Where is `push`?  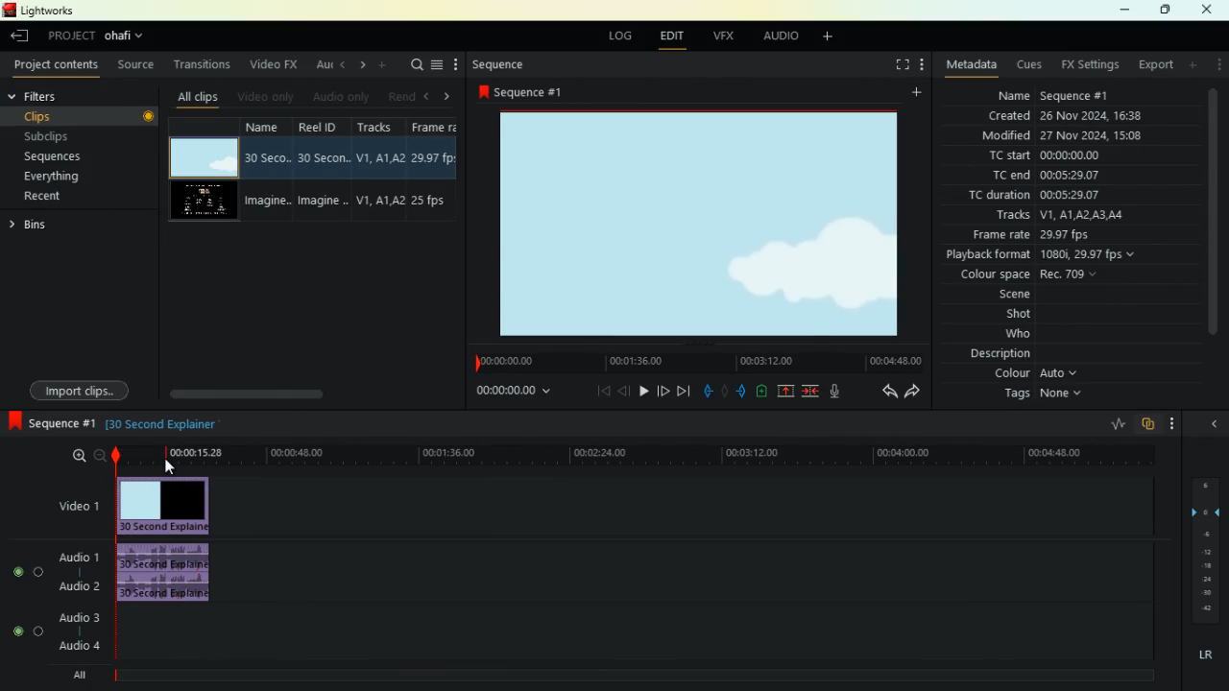 push is located at coordinates (740, 391).